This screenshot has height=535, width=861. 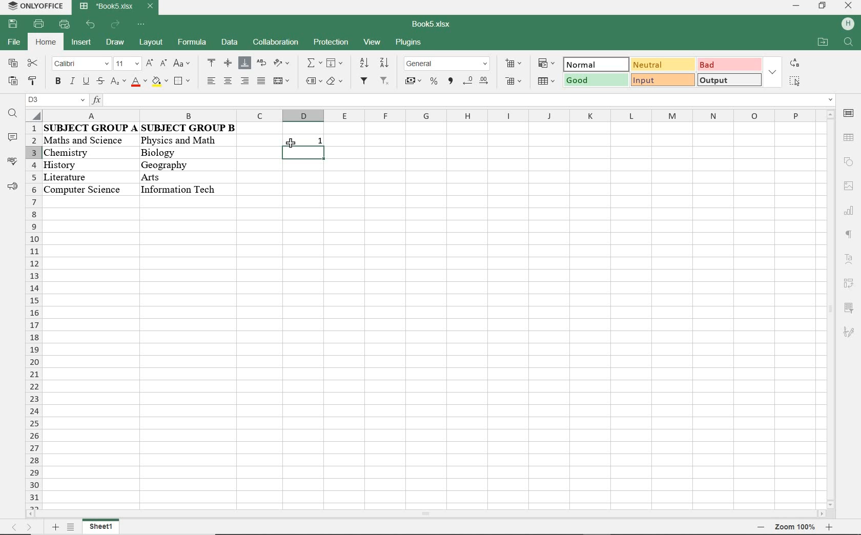 What do you see at coordinates (363, 63) in the screenshot?
I see `sort ascending` at bounding box center [363, 63].